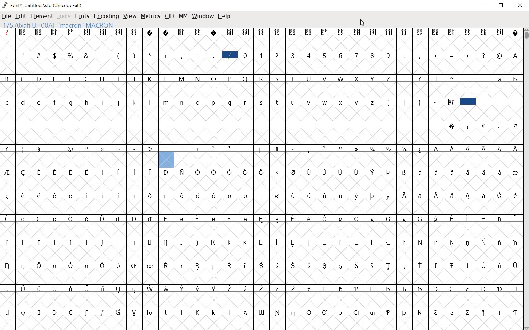  Describe the element at coordinates (134, 148) in the screenshot. I see `Symbol` at that location.